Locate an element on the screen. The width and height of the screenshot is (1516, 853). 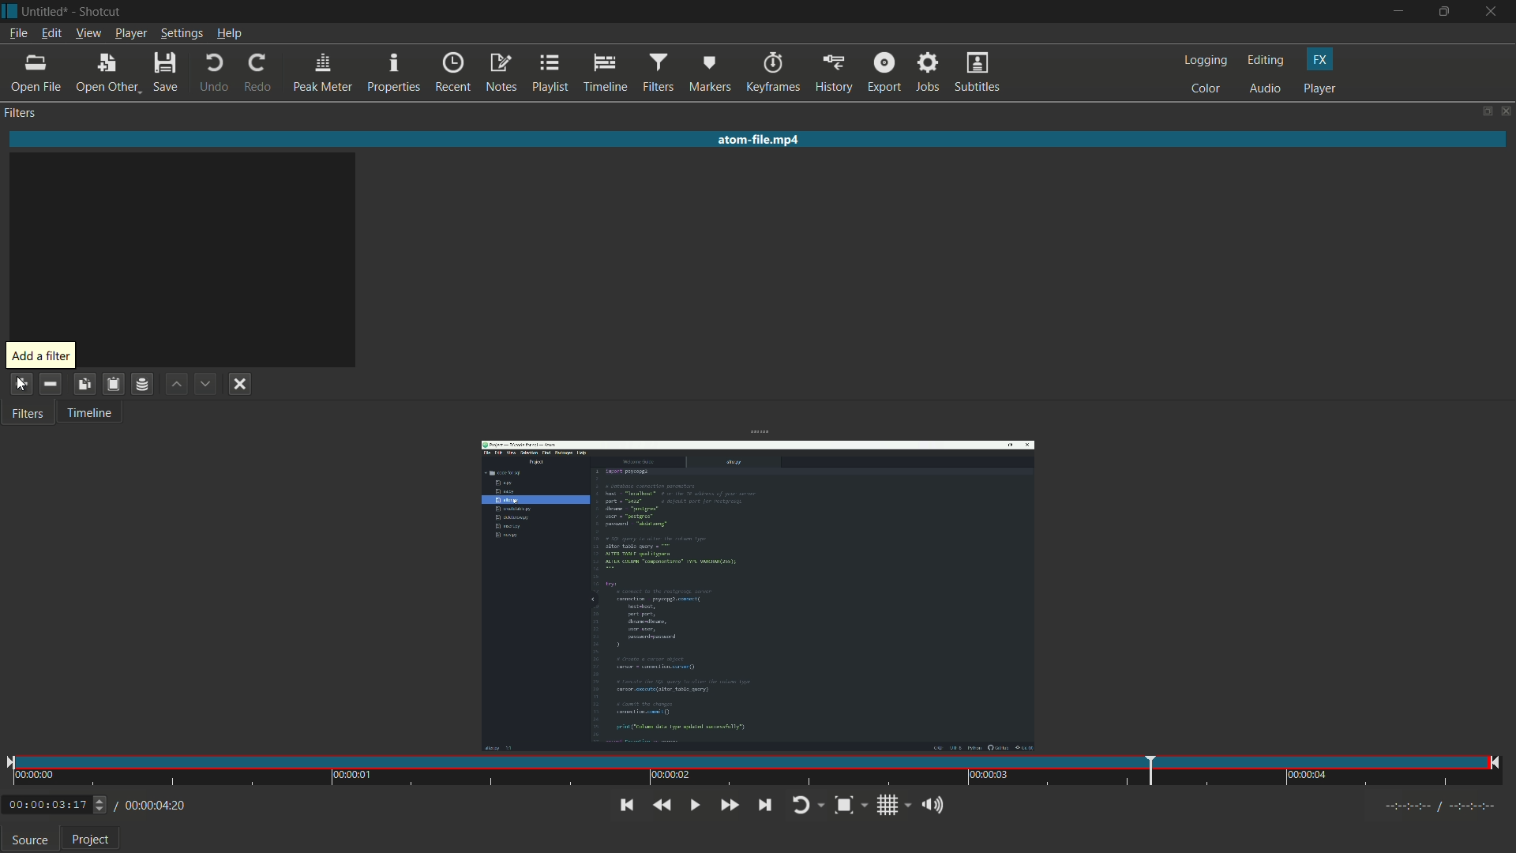
close panel is located at coordinates (1505, 111).